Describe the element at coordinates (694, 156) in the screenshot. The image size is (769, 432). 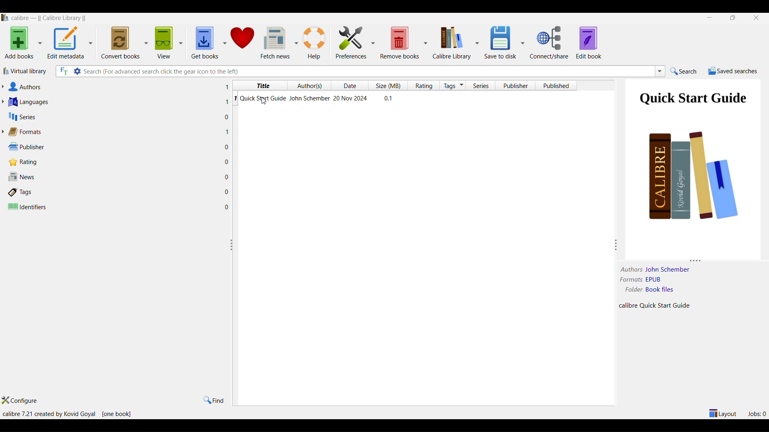
I see `book page` at that location.